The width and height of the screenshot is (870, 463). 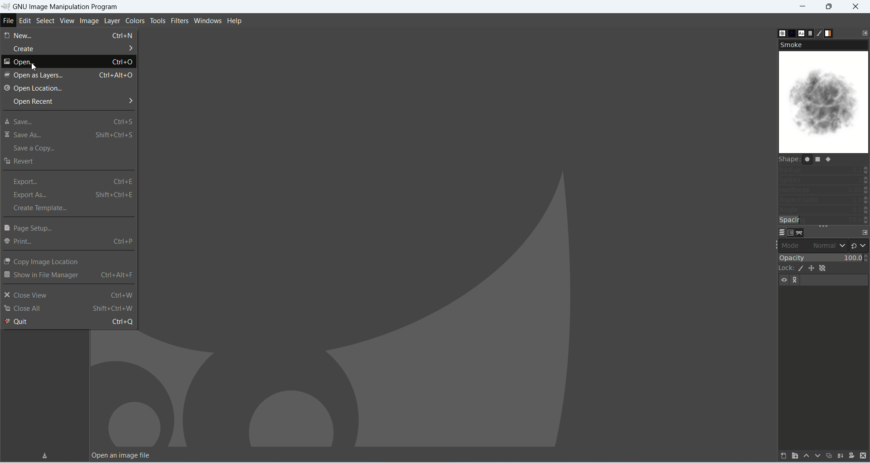 I want to click on configure this tab, so click(x=864, y=32).